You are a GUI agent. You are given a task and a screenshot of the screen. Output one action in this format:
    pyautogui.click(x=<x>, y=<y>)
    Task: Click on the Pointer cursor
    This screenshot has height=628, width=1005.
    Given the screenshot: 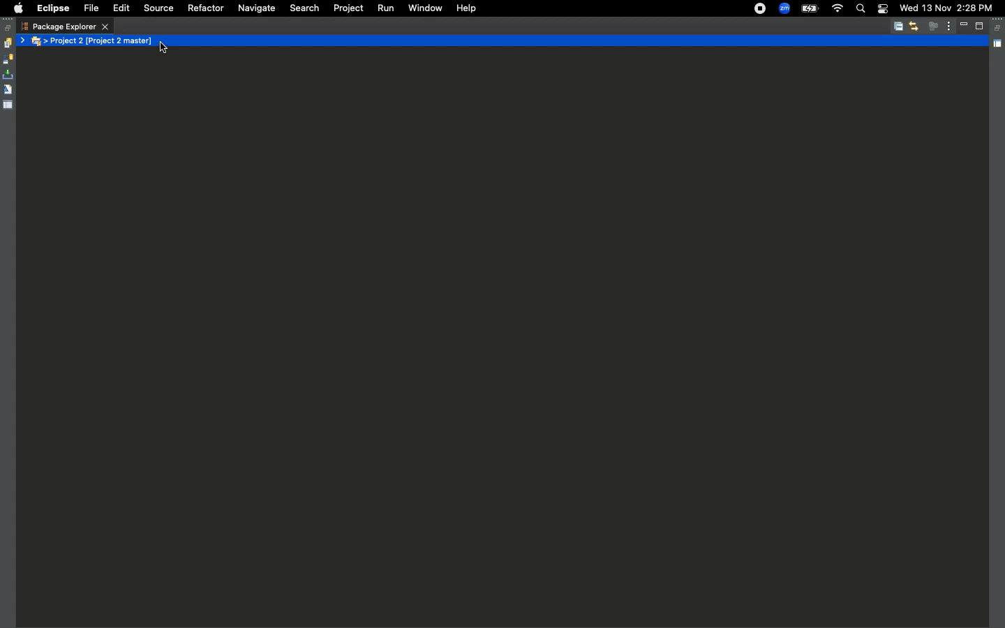 What is the action you would take?
    pyautogui.click(x=163, y=48)
    